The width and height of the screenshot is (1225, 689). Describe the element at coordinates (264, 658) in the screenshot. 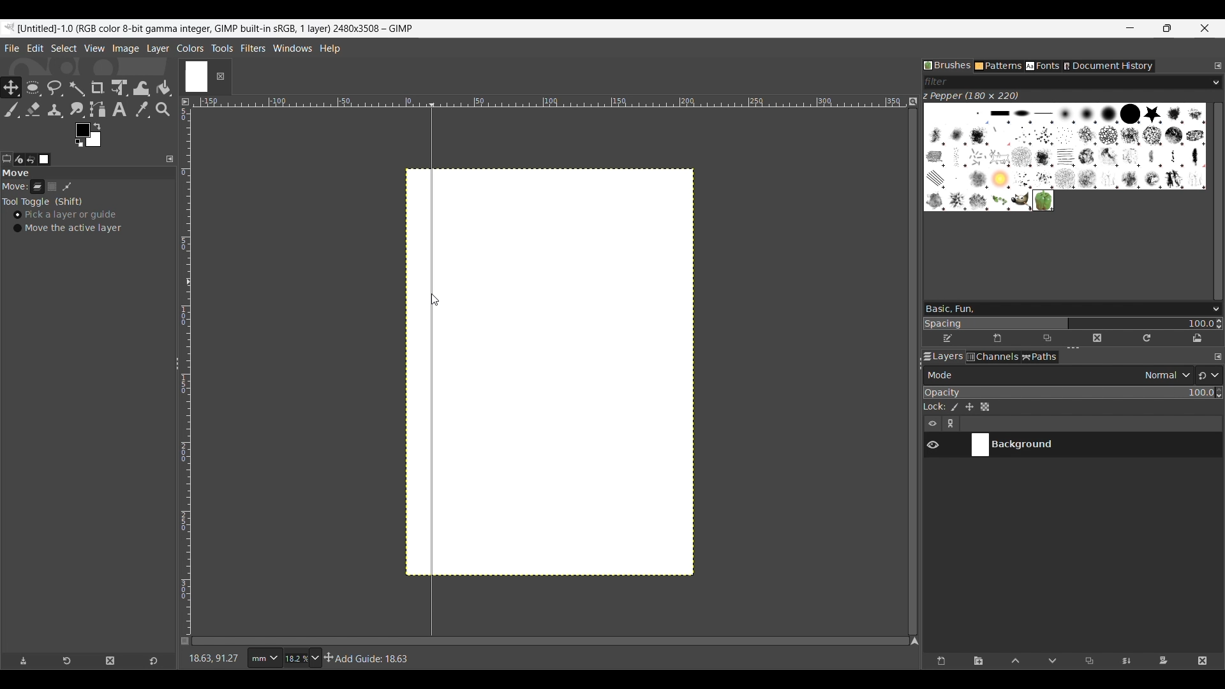

I see `Ruler measurement` at that location.